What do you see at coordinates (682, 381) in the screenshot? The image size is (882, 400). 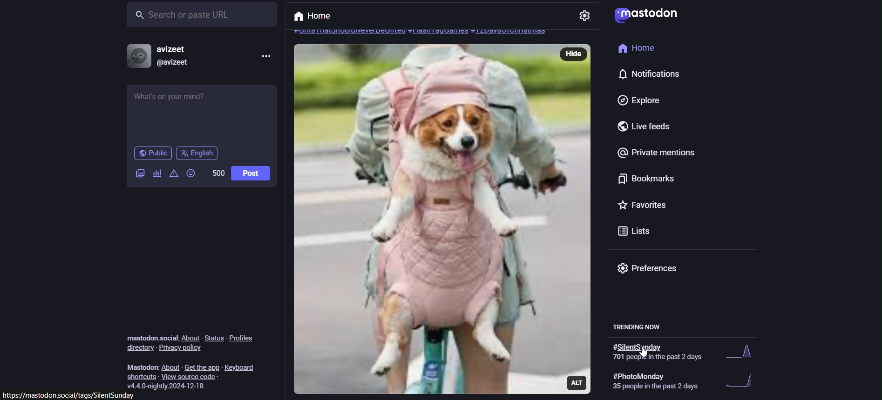 I see `Photo Monday 35 people in the past 2 days` at bounding box center [682, 381].